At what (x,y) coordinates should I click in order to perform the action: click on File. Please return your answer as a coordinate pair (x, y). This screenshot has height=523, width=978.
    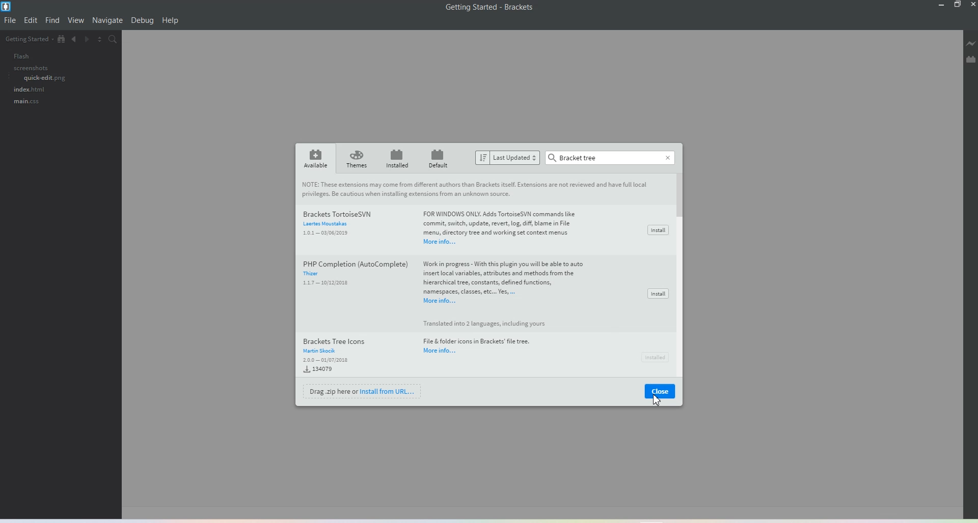
    Looking at the image, I should click on (11, 20).